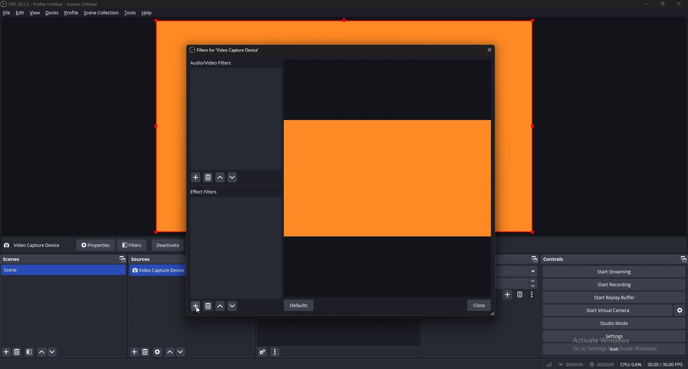 The height and width of the screenshot is (369, 688). What do you see at coordinates (232, 306) in the screenshot?
I see `move filter down` at bounding box center [232, 306].